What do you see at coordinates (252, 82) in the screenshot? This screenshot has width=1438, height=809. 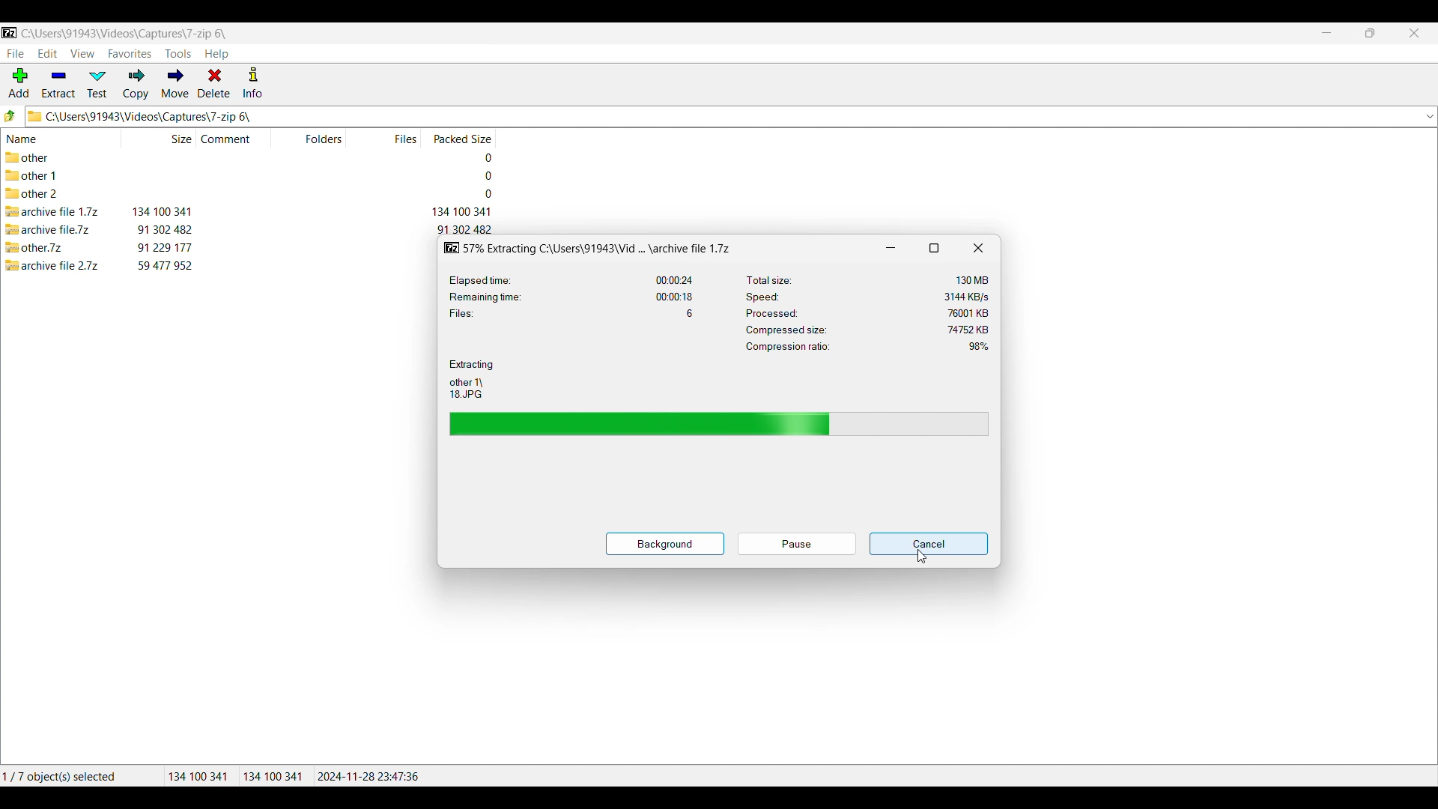 I see `Info` at bounding box center [252, 82].